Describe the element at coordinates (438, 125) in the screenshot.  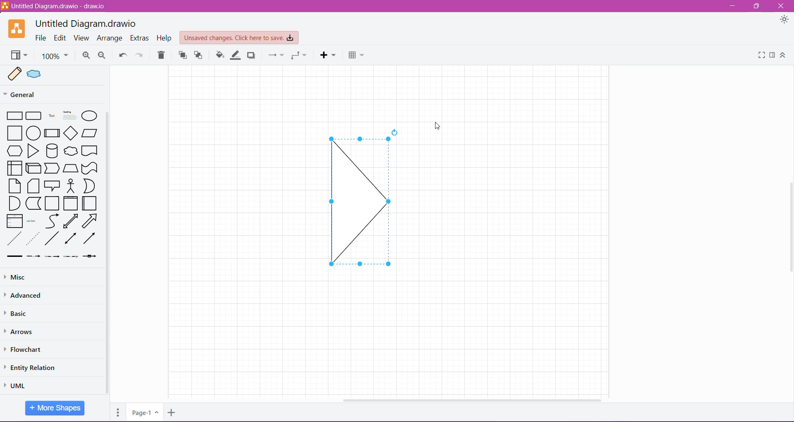
I see `Cursor` at that location.